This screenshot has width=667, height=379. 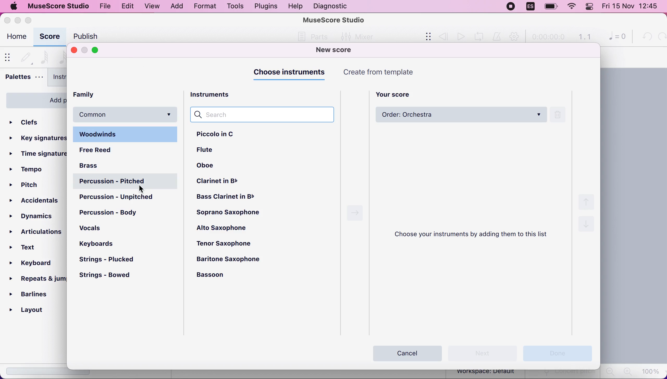 I want to click on help, so click(x=295, y=6).